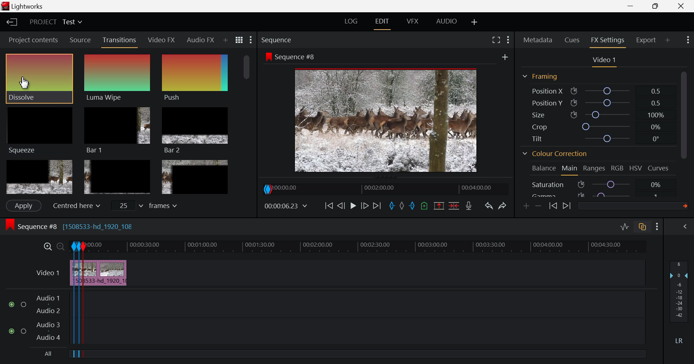 Image resolution: width=694 pixels, height=364 pixels. What do you see at coordinates (538, 40) in the screenshot?
I see `Metadata Tab` at bounding box center [538, 40].